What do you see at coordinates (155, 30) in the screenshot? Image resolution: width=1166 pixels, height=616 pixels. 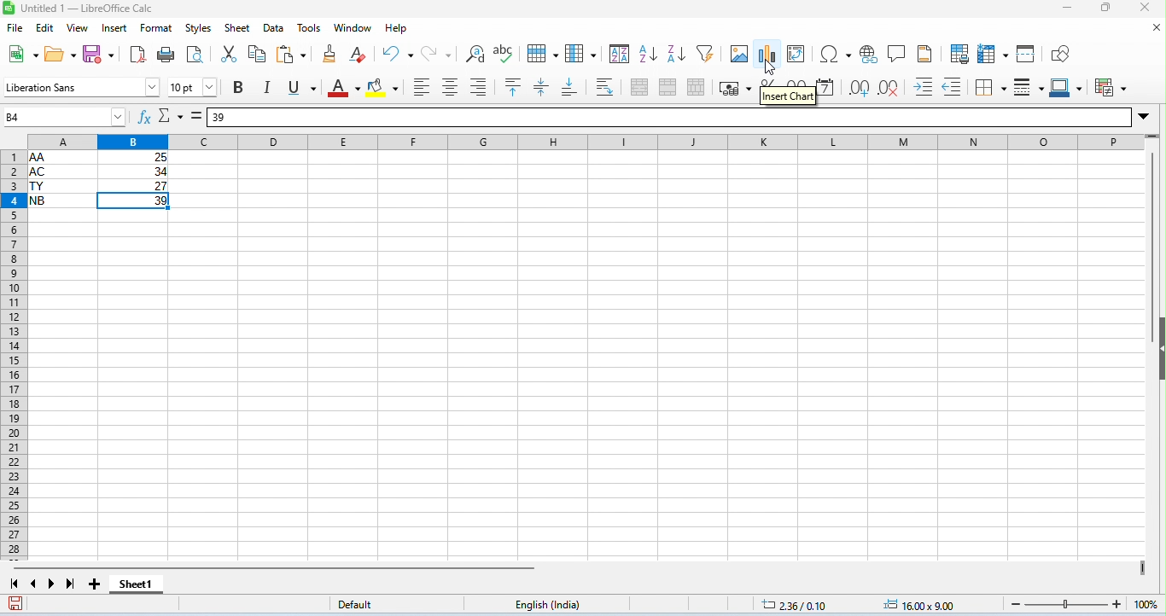 I see `format` at bounding box center [155, 30].